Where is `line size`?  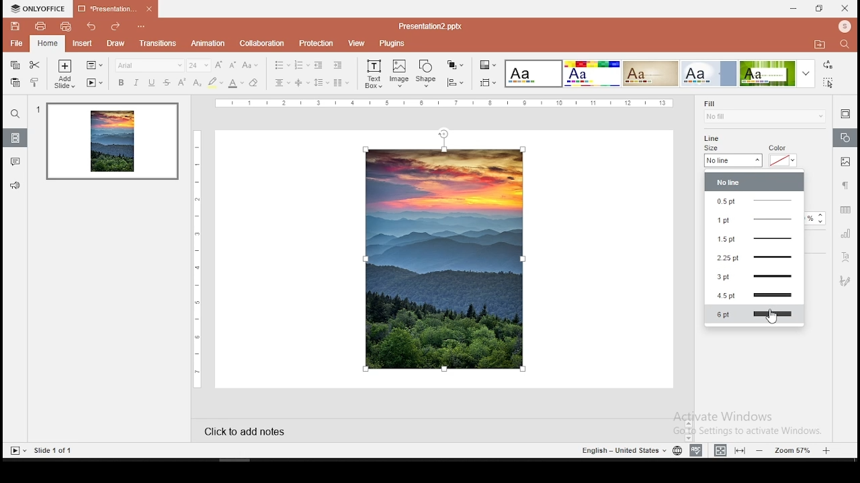
line size is located at coordinates (734, 157).